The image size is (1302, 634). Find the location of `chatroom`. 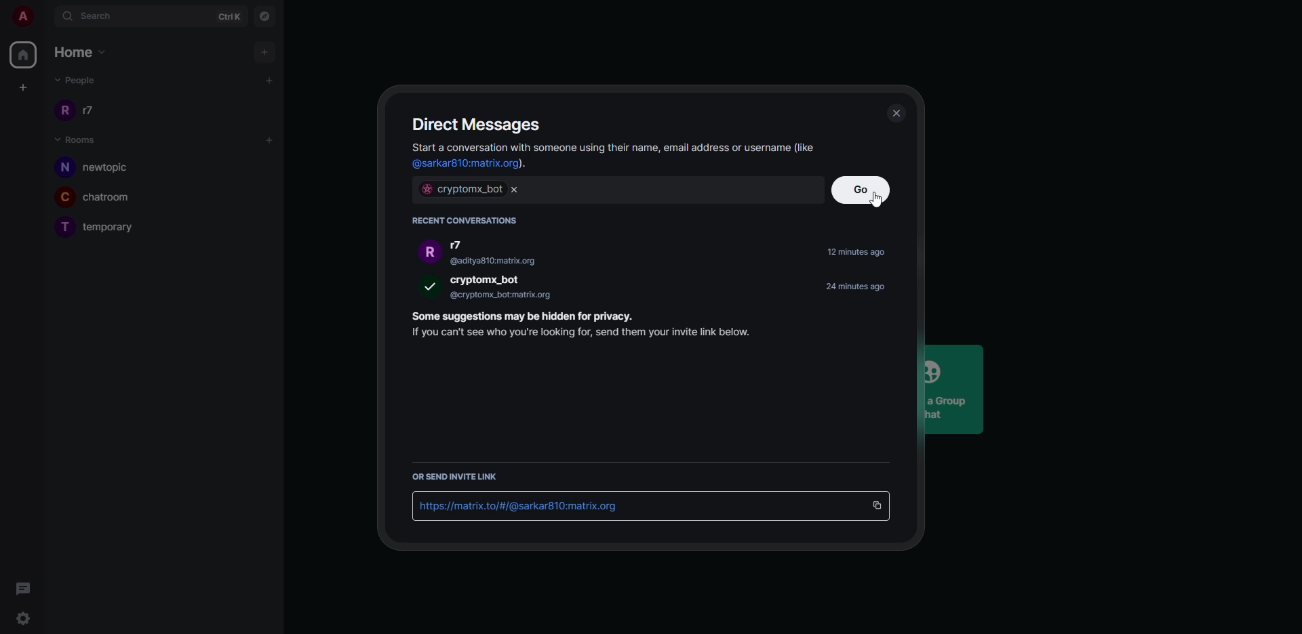

chatroom is located at coordinates (115, 198).